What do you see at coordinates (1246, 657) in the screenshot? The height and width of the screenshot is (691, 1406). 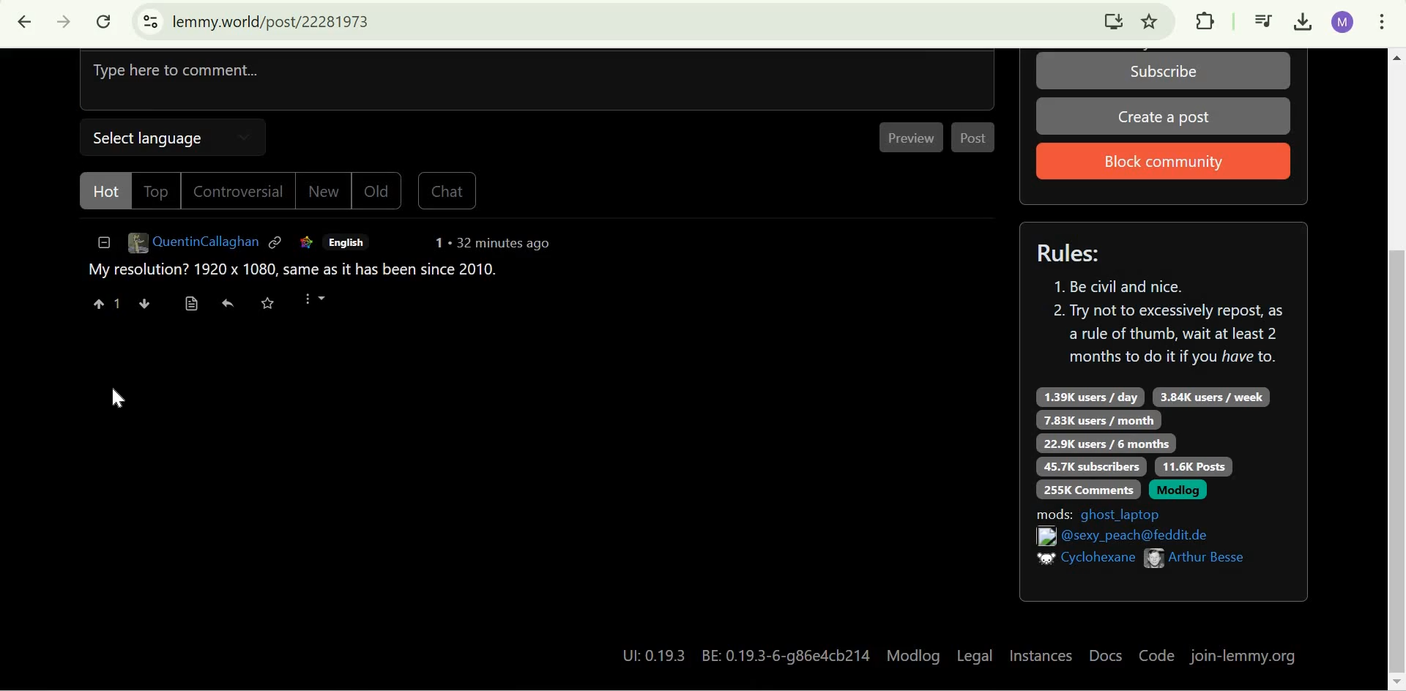 I see `join-lemmy.org` at bounding box center [1246, 657].